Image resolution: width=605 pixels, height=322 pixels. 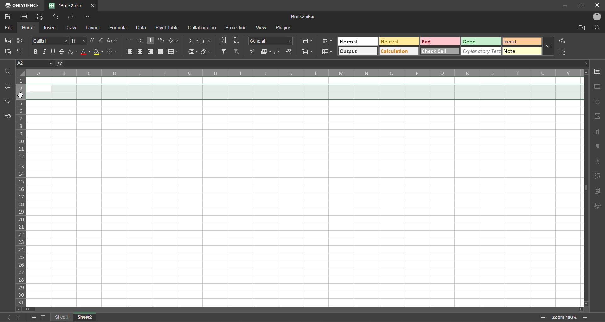 What do you see at coordinates (272, 41) in the screenshot?
I see `number format` at bounding box center [272, 41].